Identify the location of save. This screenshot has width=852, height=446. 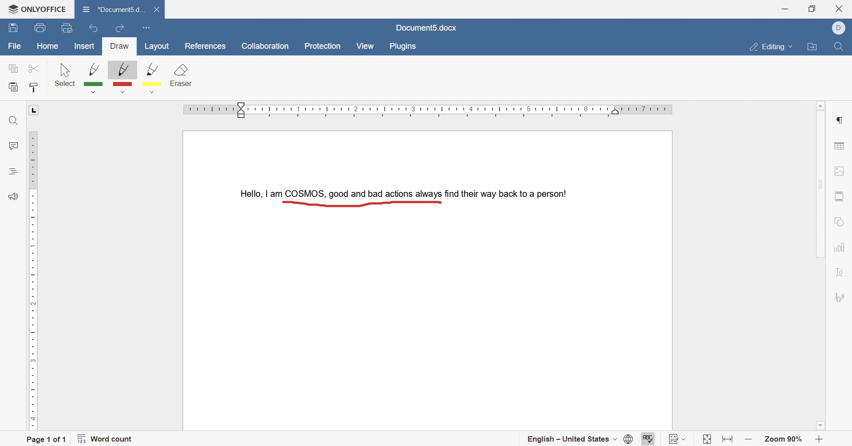
(13, 29).